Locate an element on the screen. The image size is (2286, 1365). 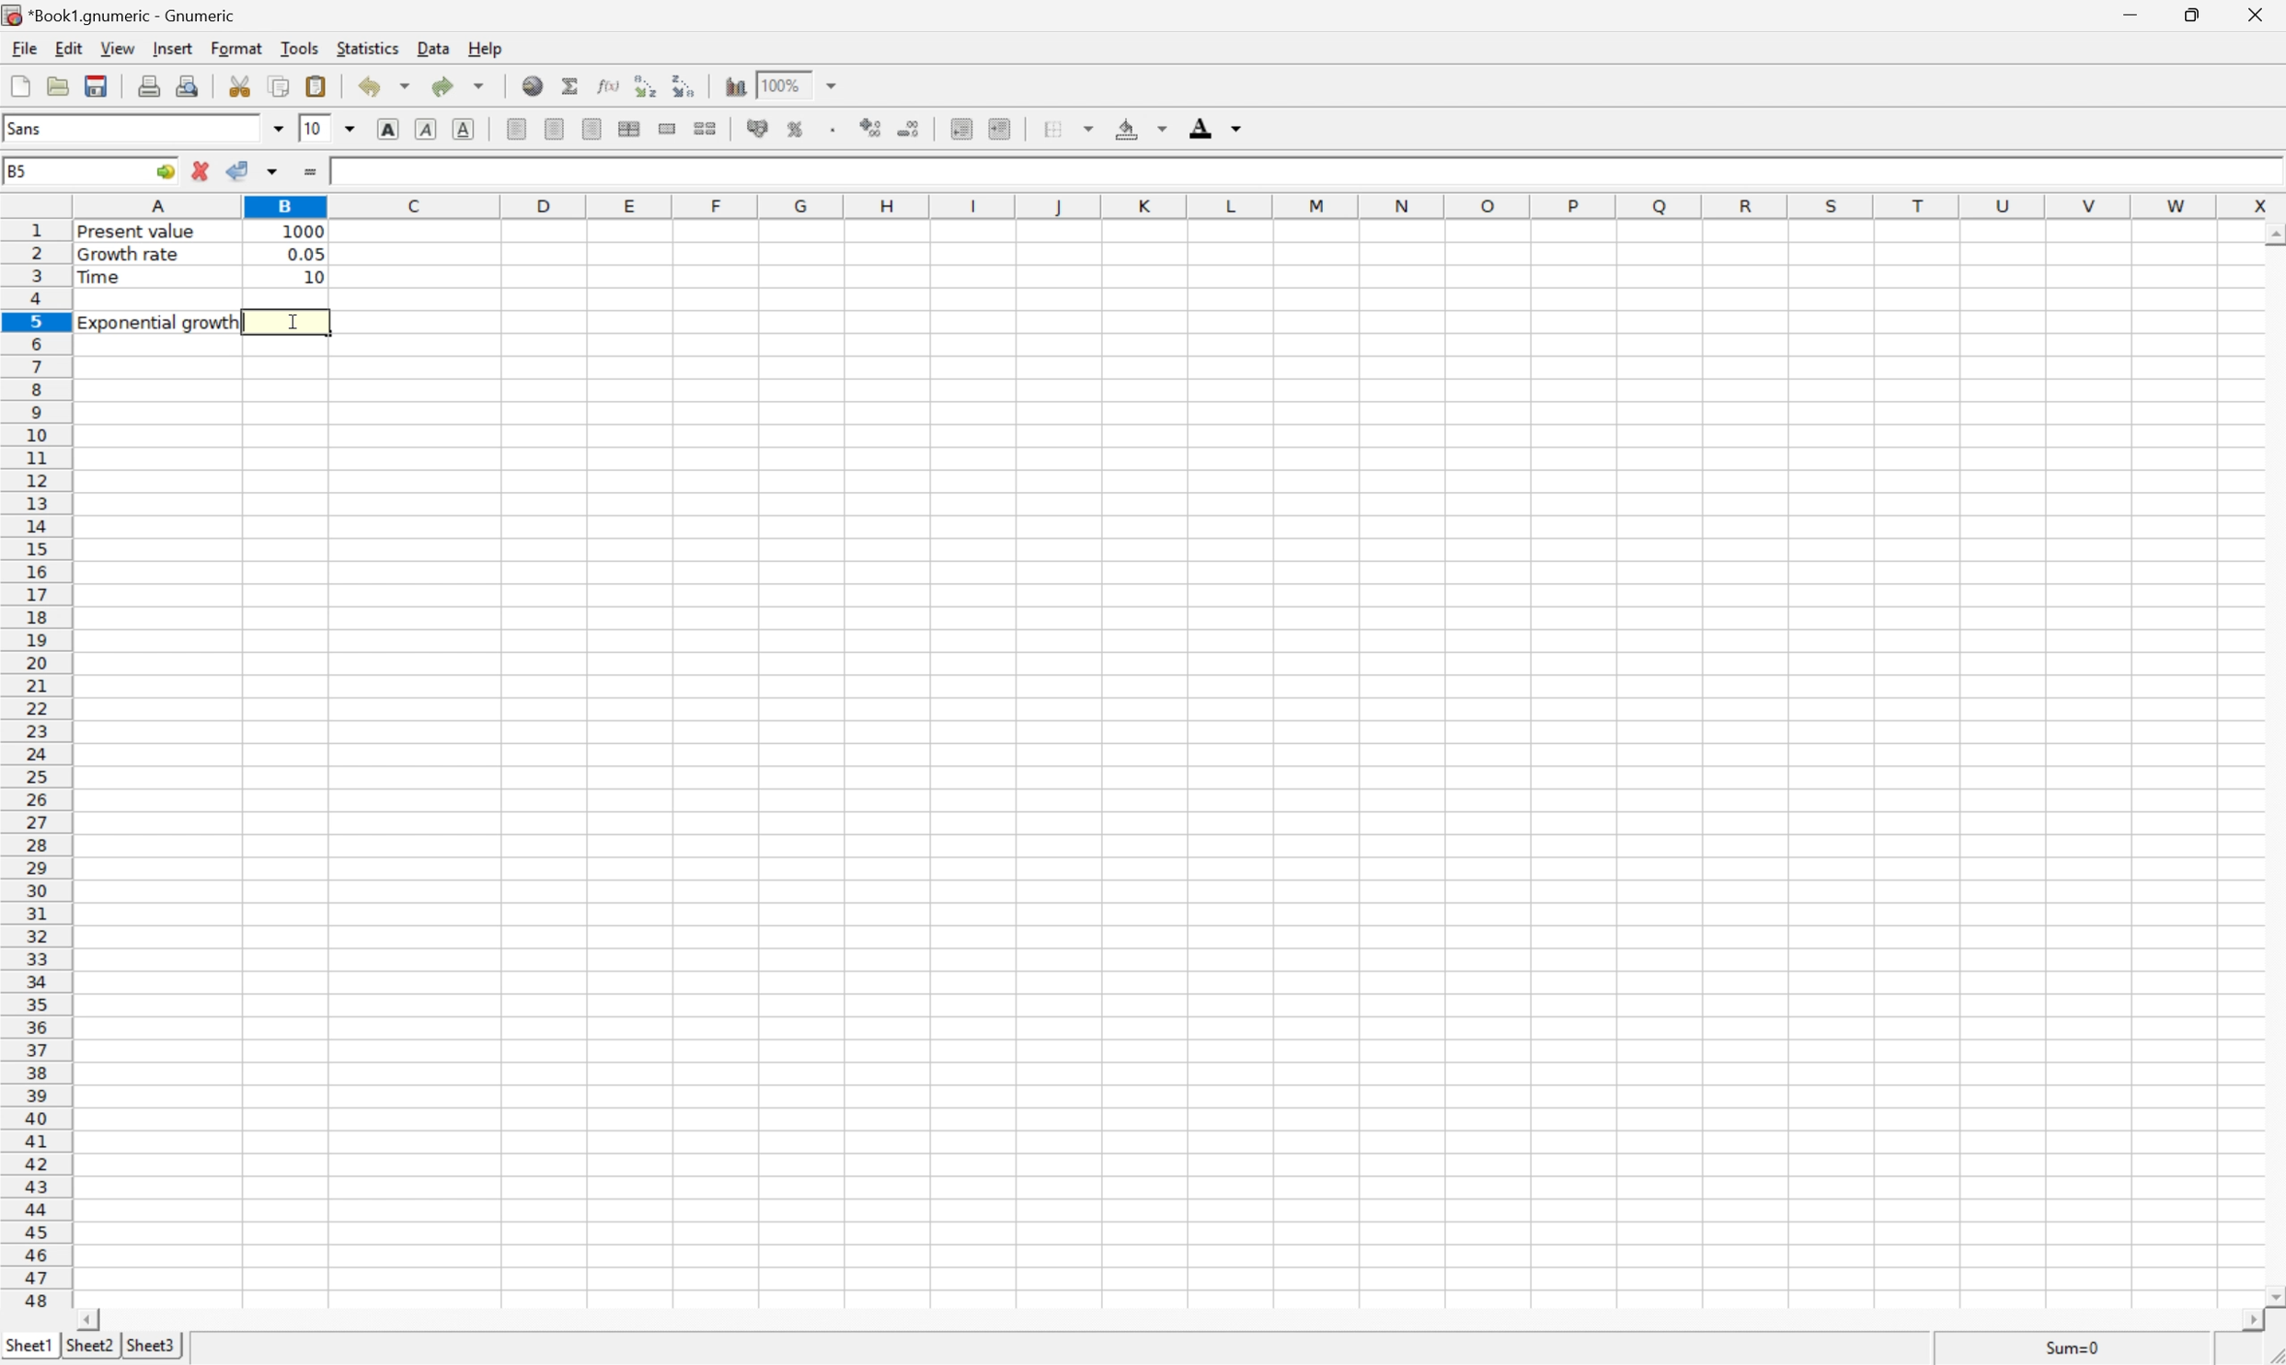
Create a new workbook is located at coordinates (21, 86).